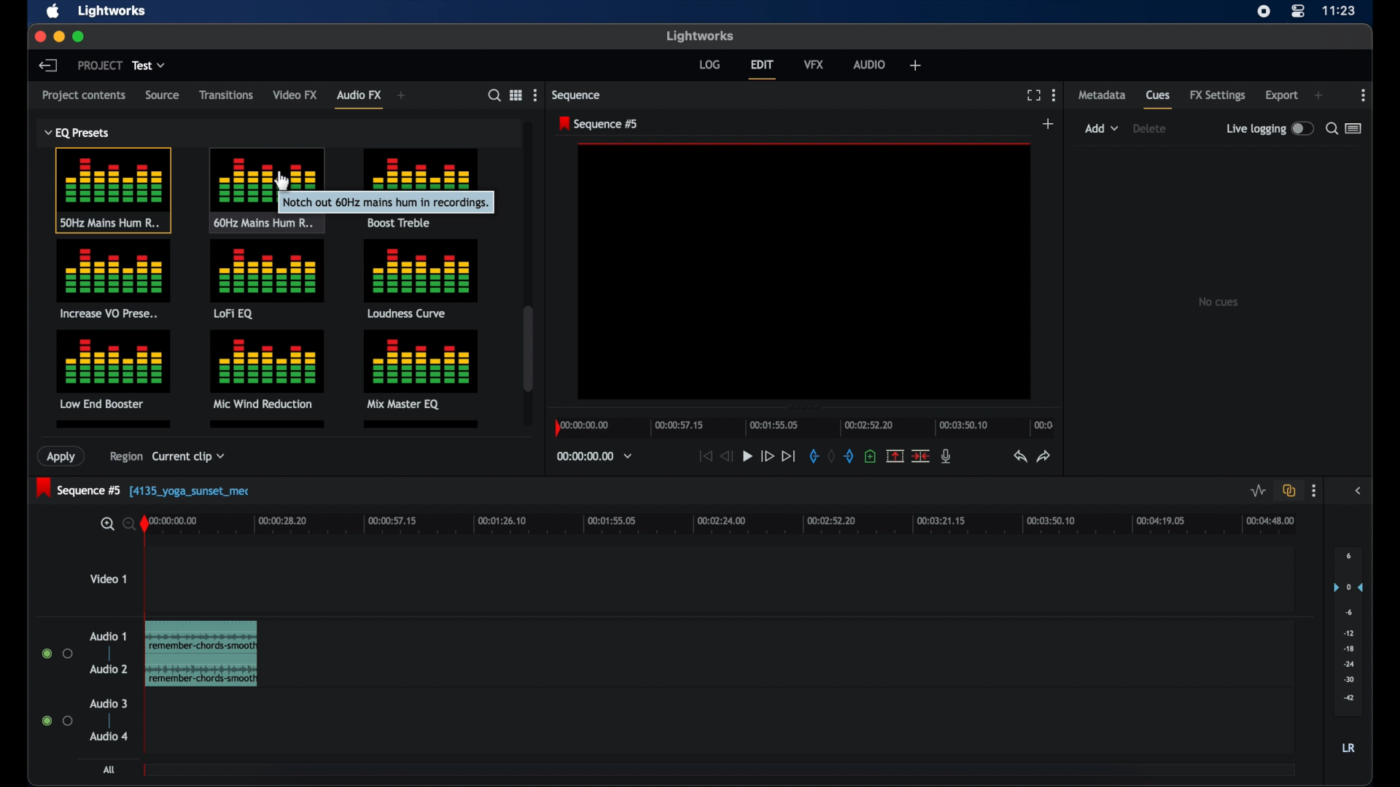  What do you see at coordinates (100, 65) in the screenshot?
I see `project` at bounding box center [100, 65].